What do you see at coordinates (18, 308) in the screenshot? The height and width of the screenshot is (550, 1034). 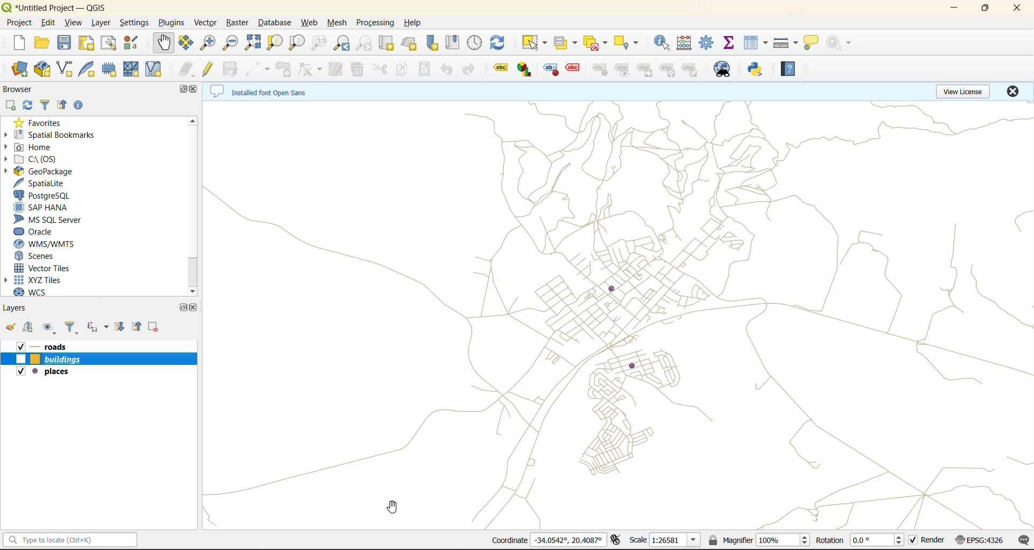 I see `layers` at bounding box center [18, 308].